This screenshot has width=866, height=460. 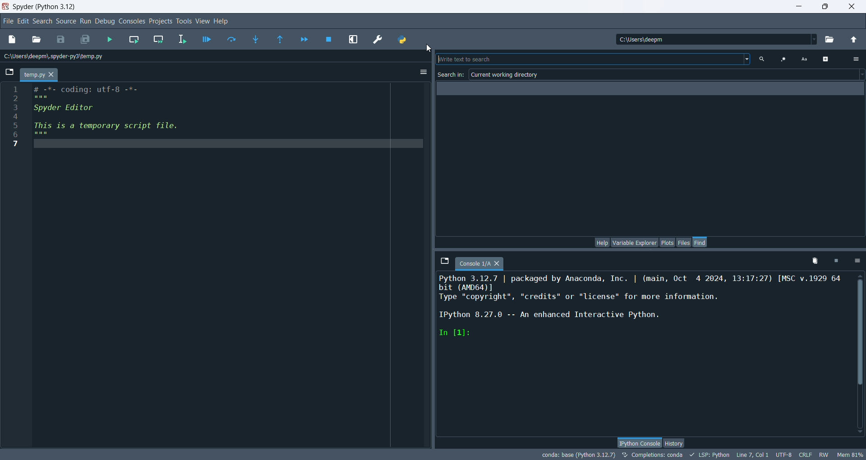 What do you see at coordinates (784, 455) in the screenshot?
I see `UTF` at bounding box center [784, 455].